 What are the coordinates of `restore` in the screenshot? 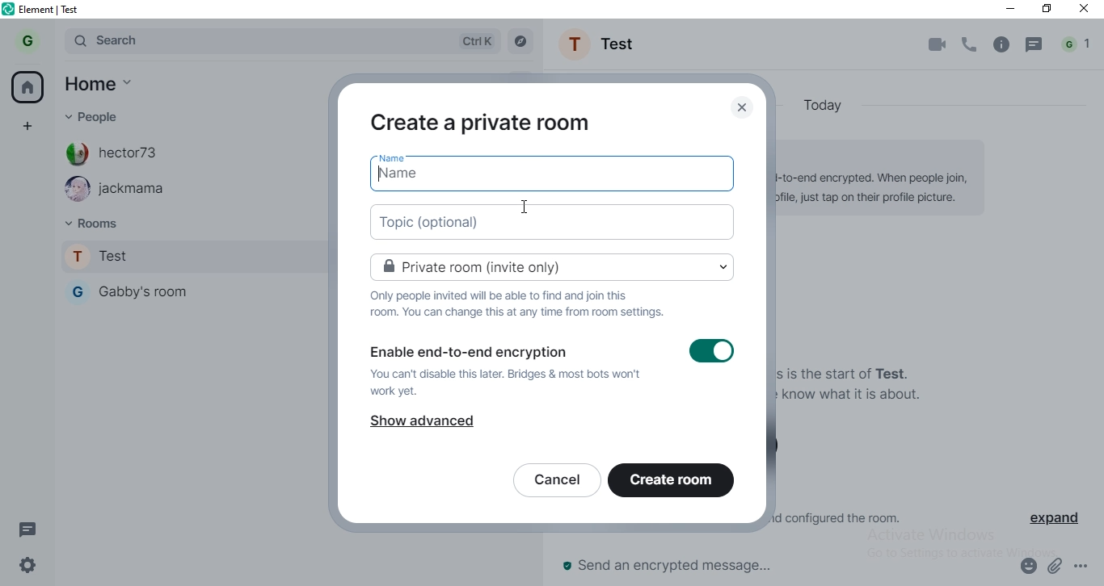 It's located at (1048, 9).